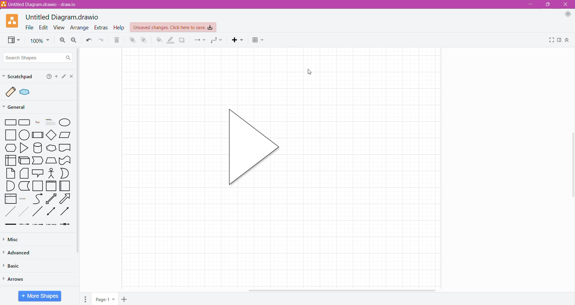 This screenshot has height=305, width=575. I want to click on To Front, so click(132, 40).